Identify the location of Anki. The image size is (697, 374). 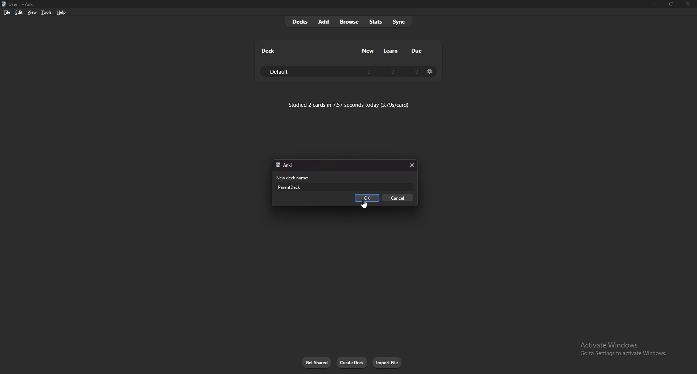
(293, 166).